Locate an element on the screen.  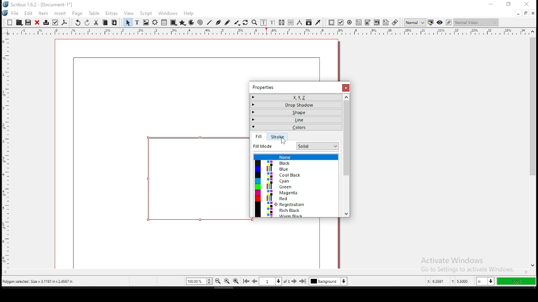
x,y,z is located at coordinates (296, 98).